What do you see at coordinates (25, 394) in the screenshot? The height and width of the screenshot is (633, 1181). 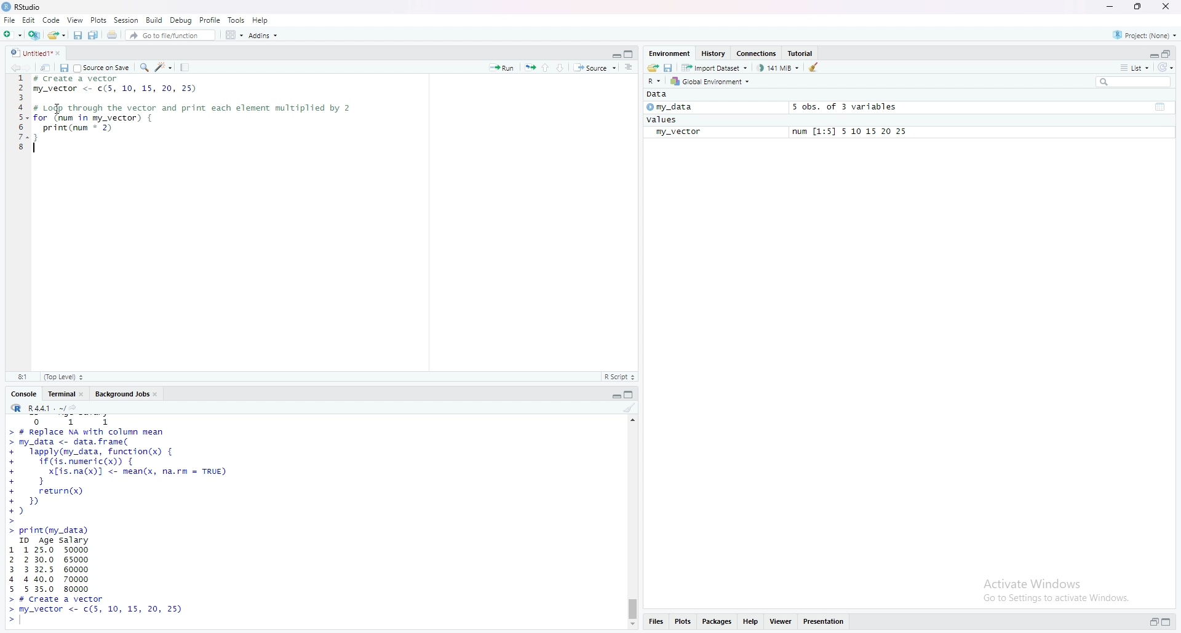 I see `console` at bounding box center [25, 394].